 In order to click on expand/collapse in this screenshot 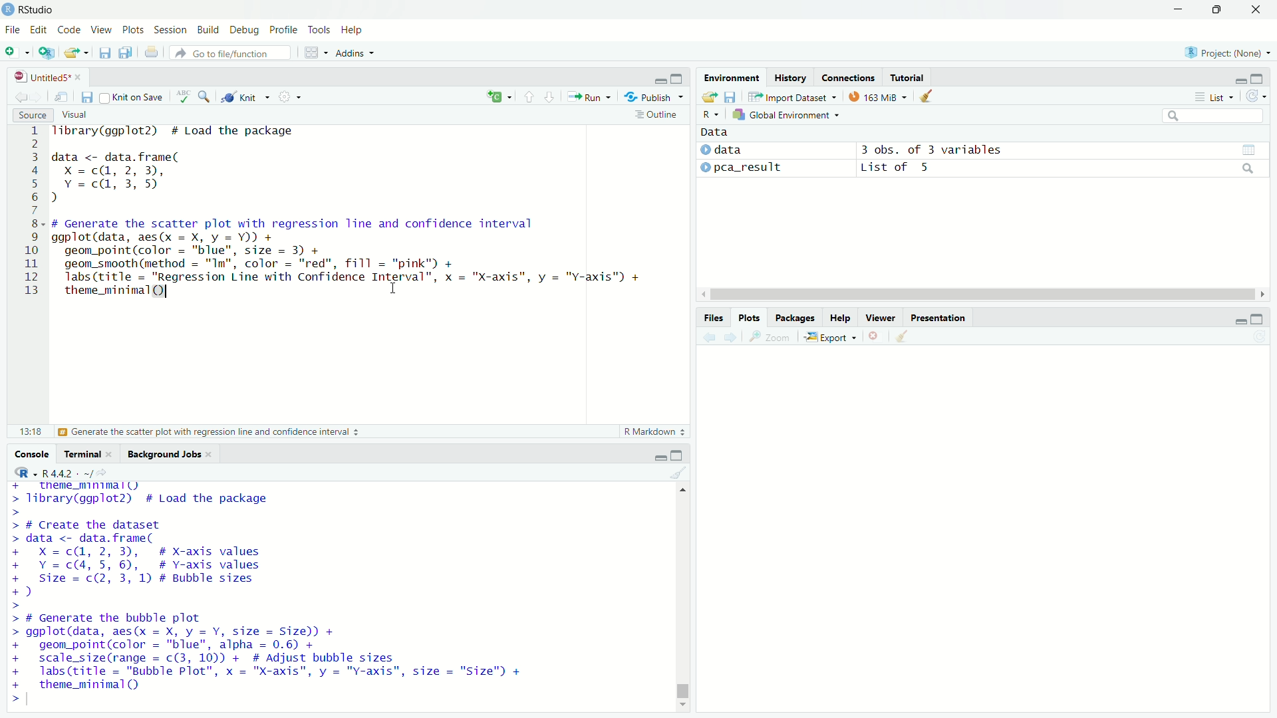, I will do `click(705, 168)`.